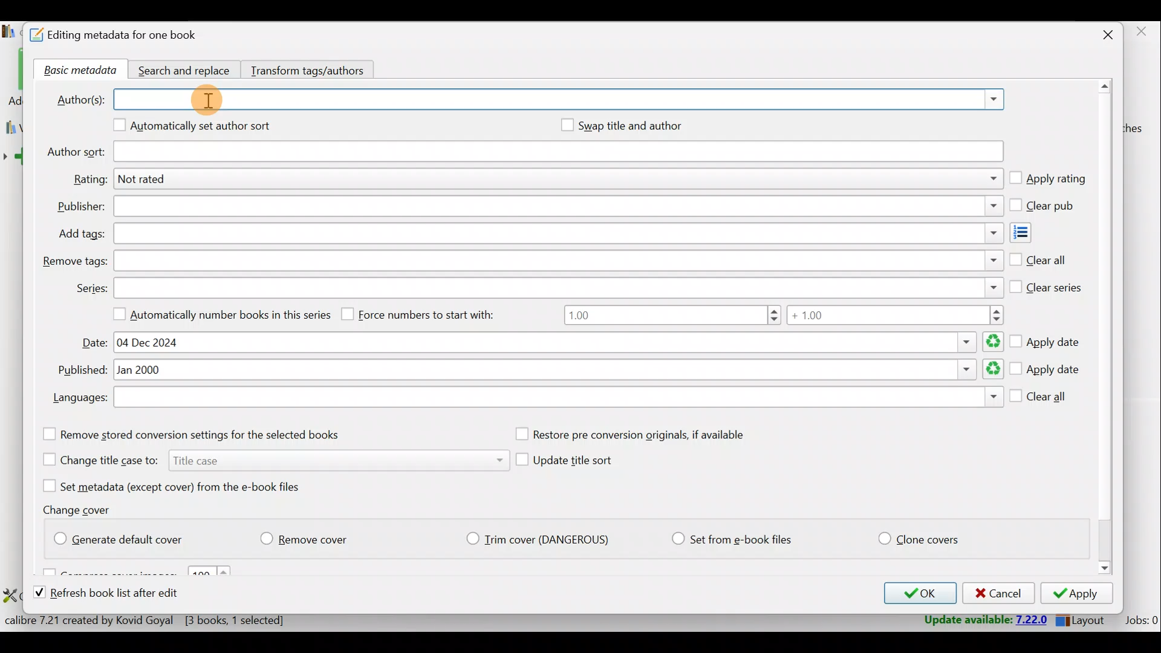  I want to click on Scroll bar, so click(1106, 329).